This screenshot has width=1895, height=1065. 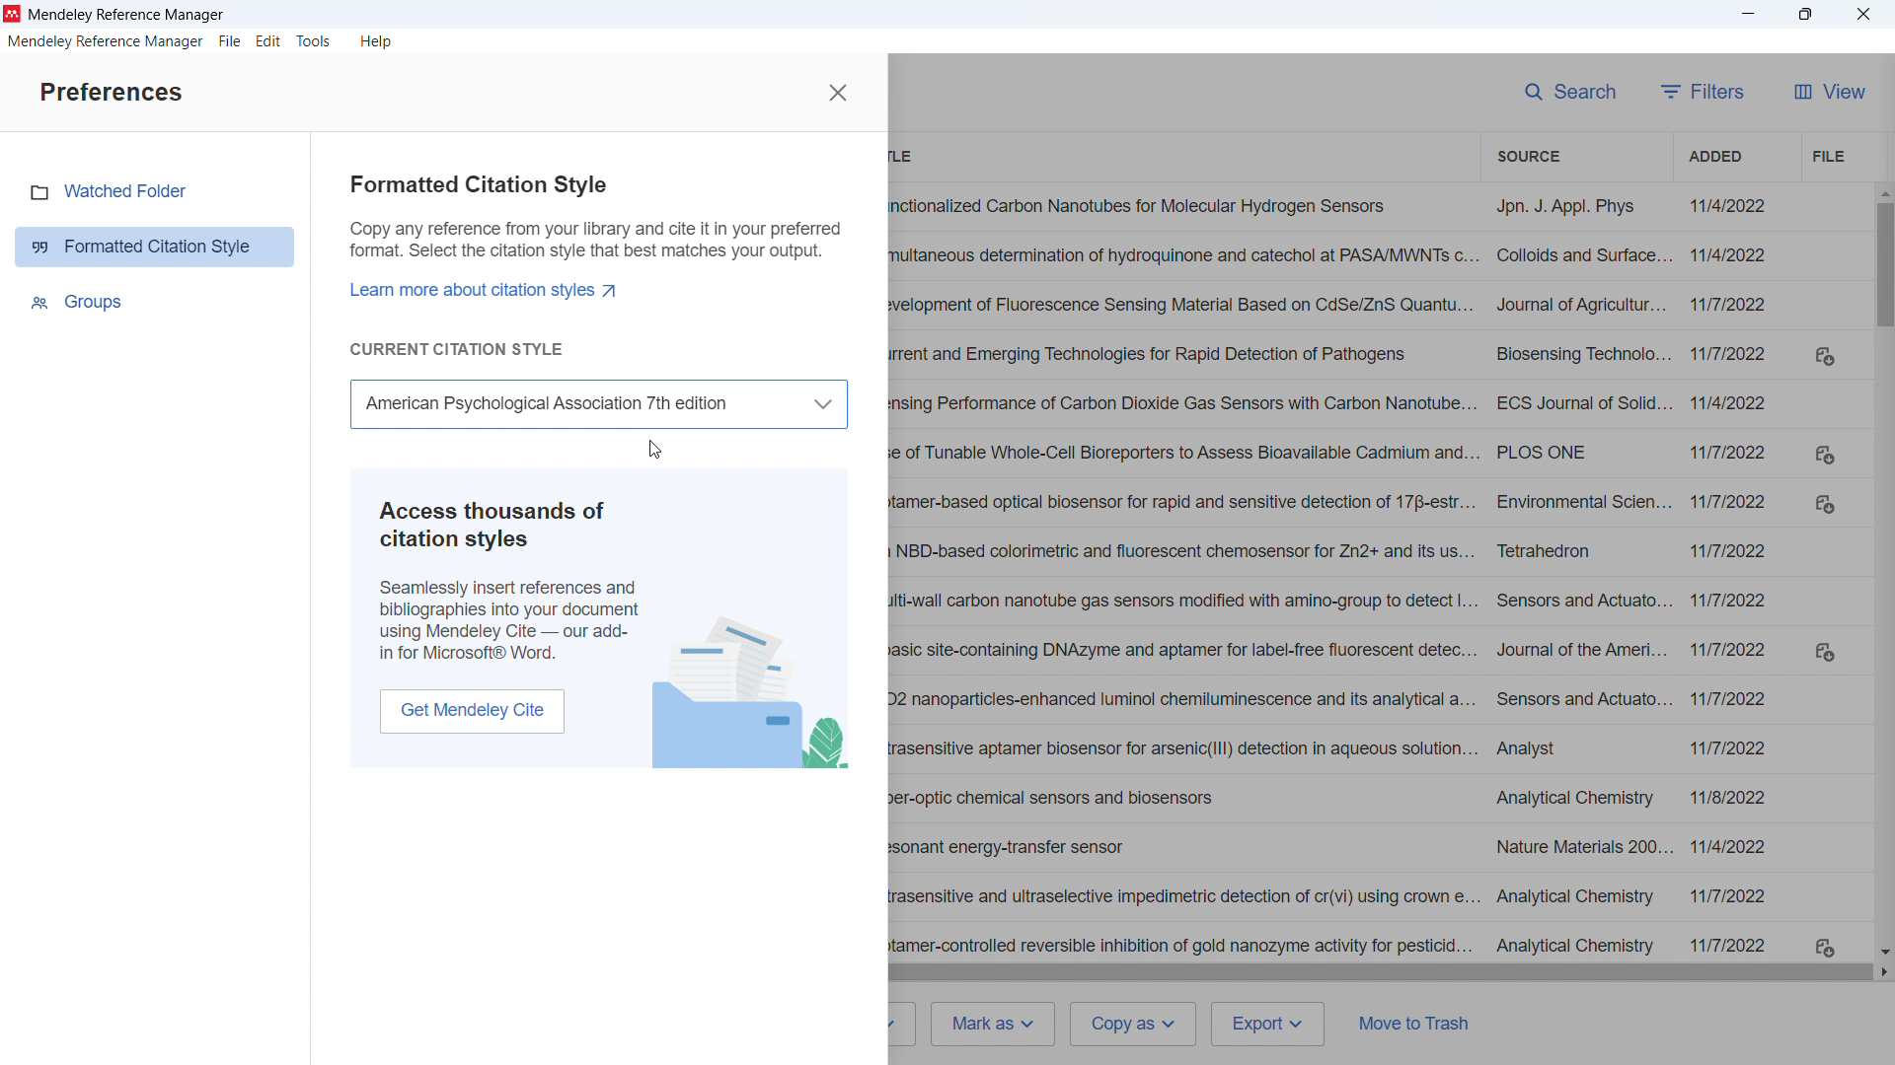 I want to click on View , so click(x=1832, y=92).